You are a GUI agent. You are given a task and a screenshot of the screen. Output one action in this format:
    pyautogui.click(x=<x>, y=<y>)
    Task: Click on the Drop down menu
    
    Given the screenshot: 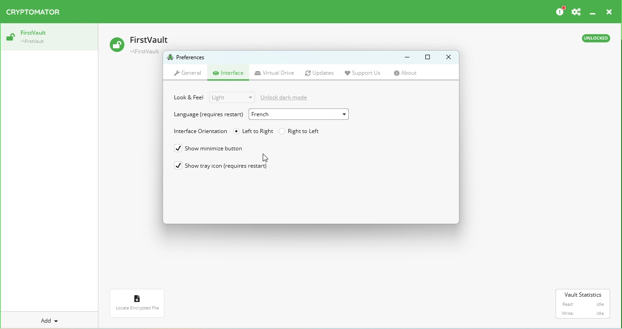 What is the action you would take?
    pyautogui.click(x=298, y=114)
    